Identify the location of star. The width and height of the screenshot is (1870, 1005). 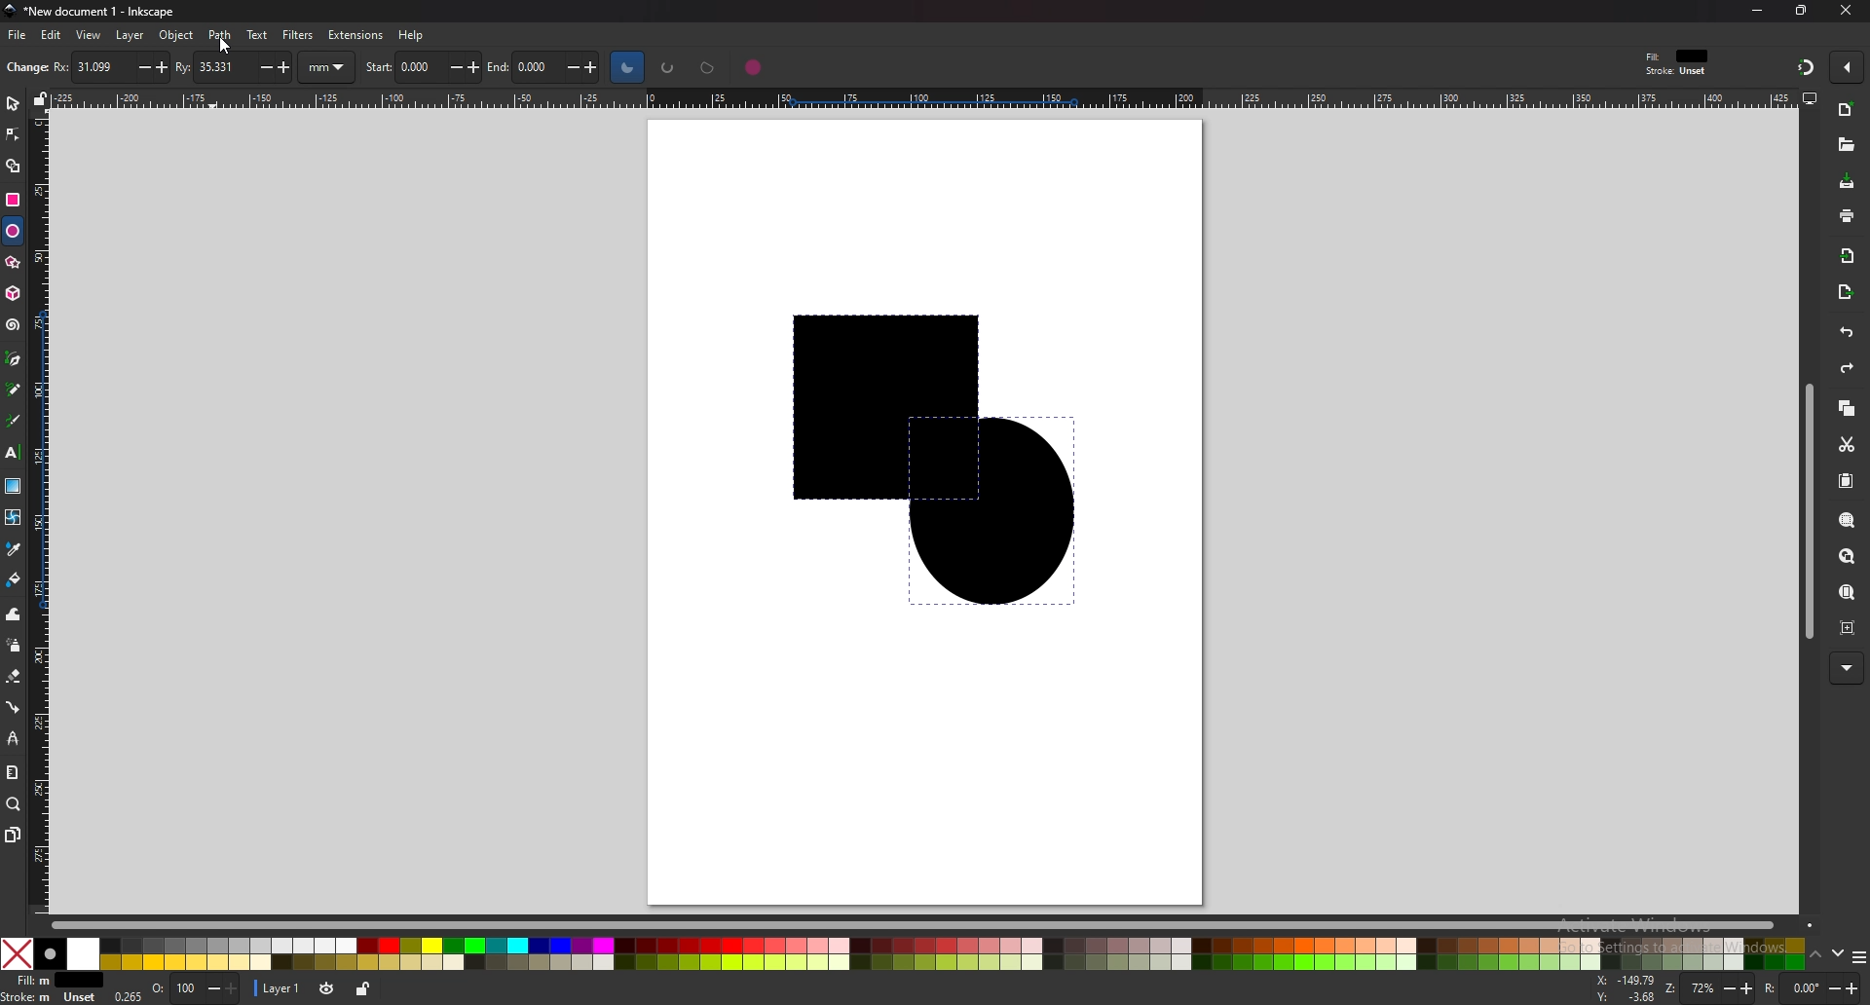
(13, 262).